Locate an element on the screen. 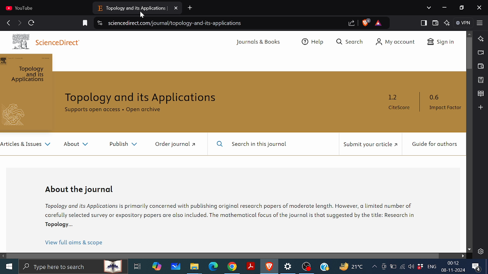 The height and width of the screenshot is (274, 488). Notifications is located at coordinates (477, 267).